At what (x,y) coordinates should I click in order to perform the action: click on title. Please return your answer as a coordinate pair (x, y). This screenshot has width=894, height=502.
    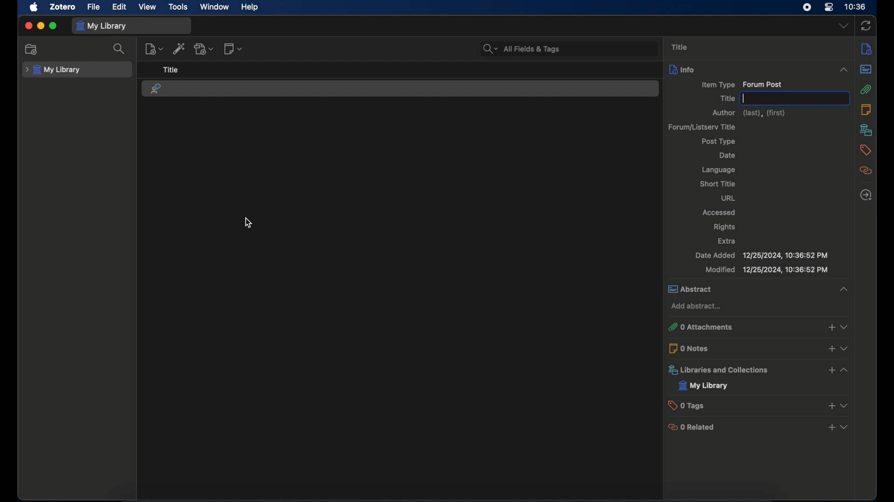
    Looking at the image, I should click on (681, 47).